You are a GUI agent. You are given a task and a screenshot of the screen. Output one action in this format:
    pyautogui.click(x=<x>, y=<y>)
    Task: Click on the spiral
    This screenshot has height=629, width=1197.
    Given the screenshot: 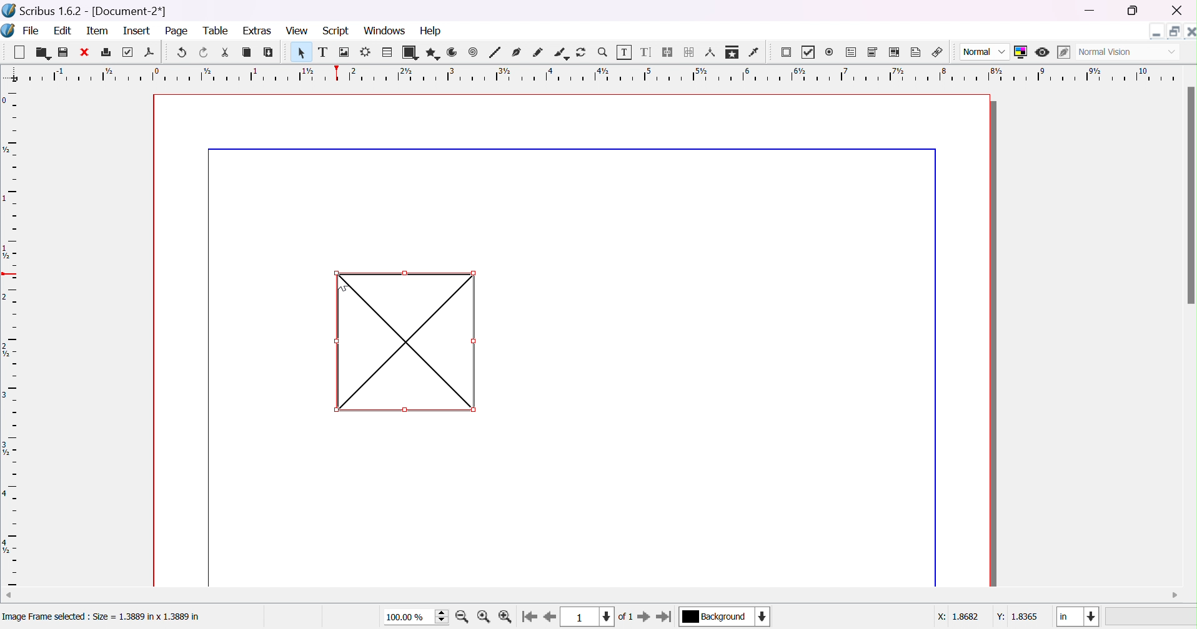 What is the action you would take?
    pyautogui.click(x=473, y=51)
    